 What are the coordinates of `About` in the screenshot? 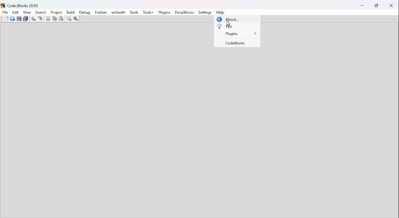 It's located at (233, 19).